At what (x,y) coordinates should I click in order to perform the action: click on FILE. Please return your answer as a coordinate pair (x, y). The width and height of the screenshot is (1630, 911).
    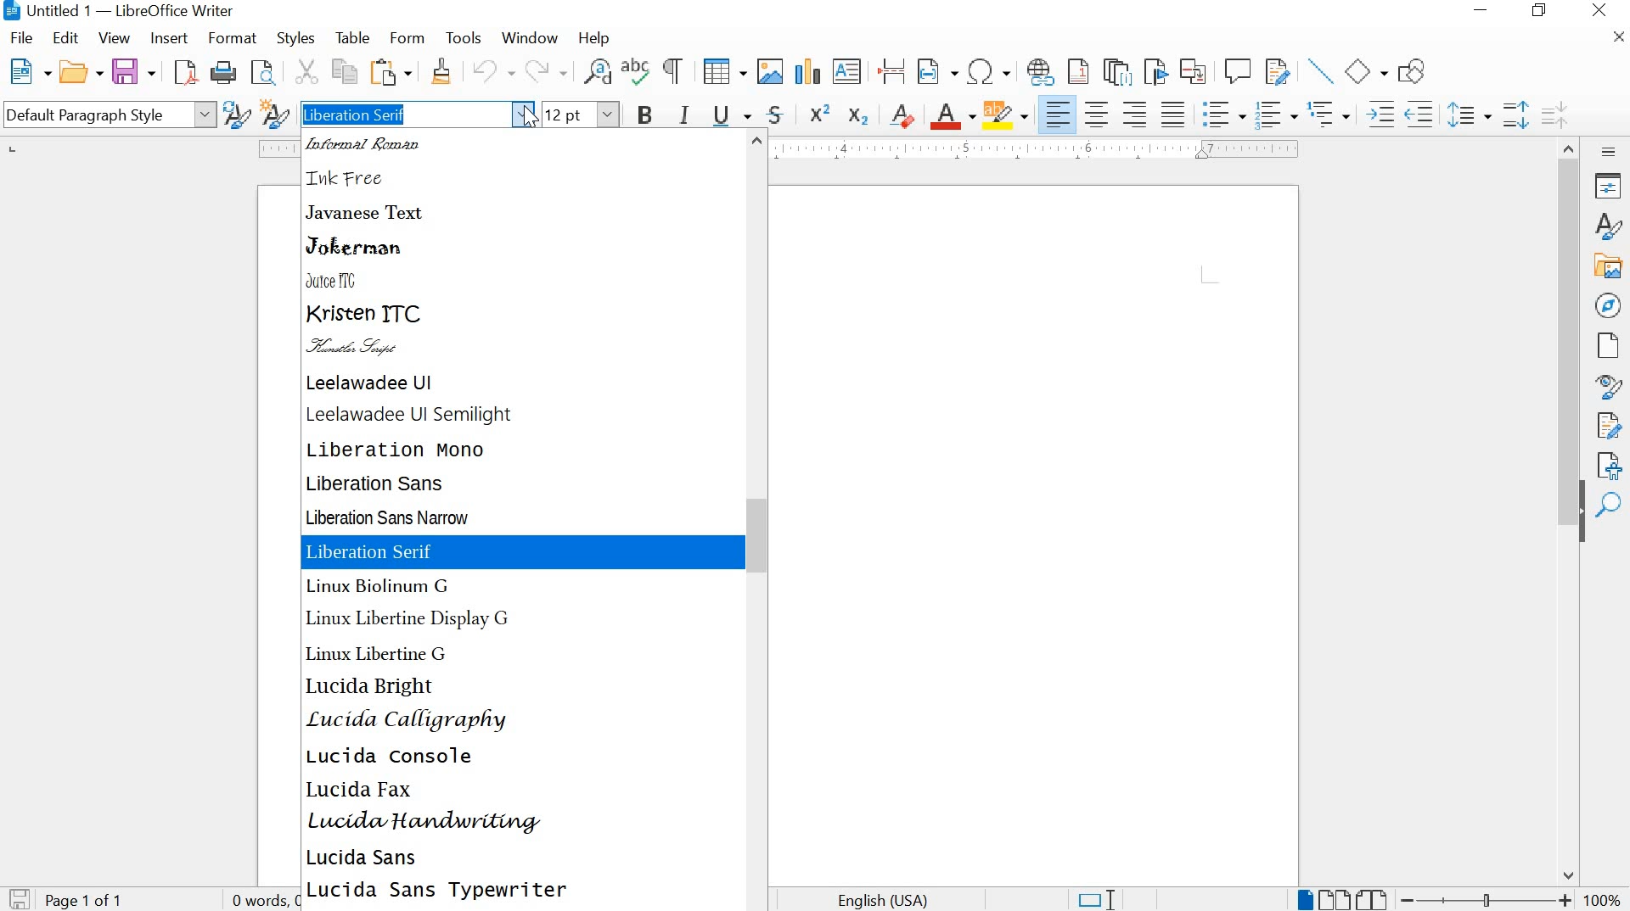
    Looking at the image, I should click on (24, 38).